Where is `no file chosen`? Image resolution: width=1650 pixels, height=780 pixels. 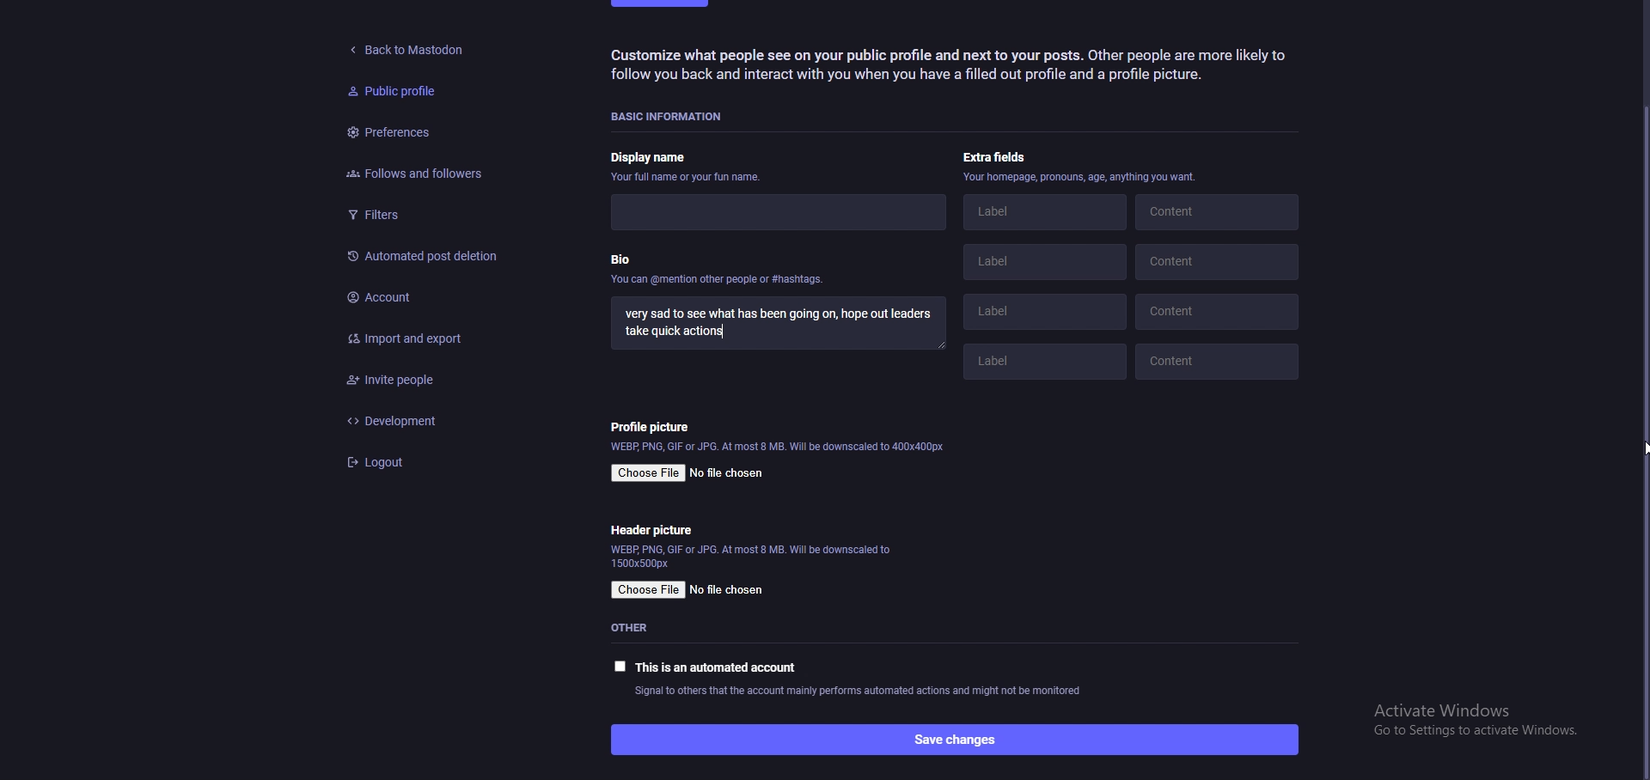
no file chosen is located at coordinates (730, 472).